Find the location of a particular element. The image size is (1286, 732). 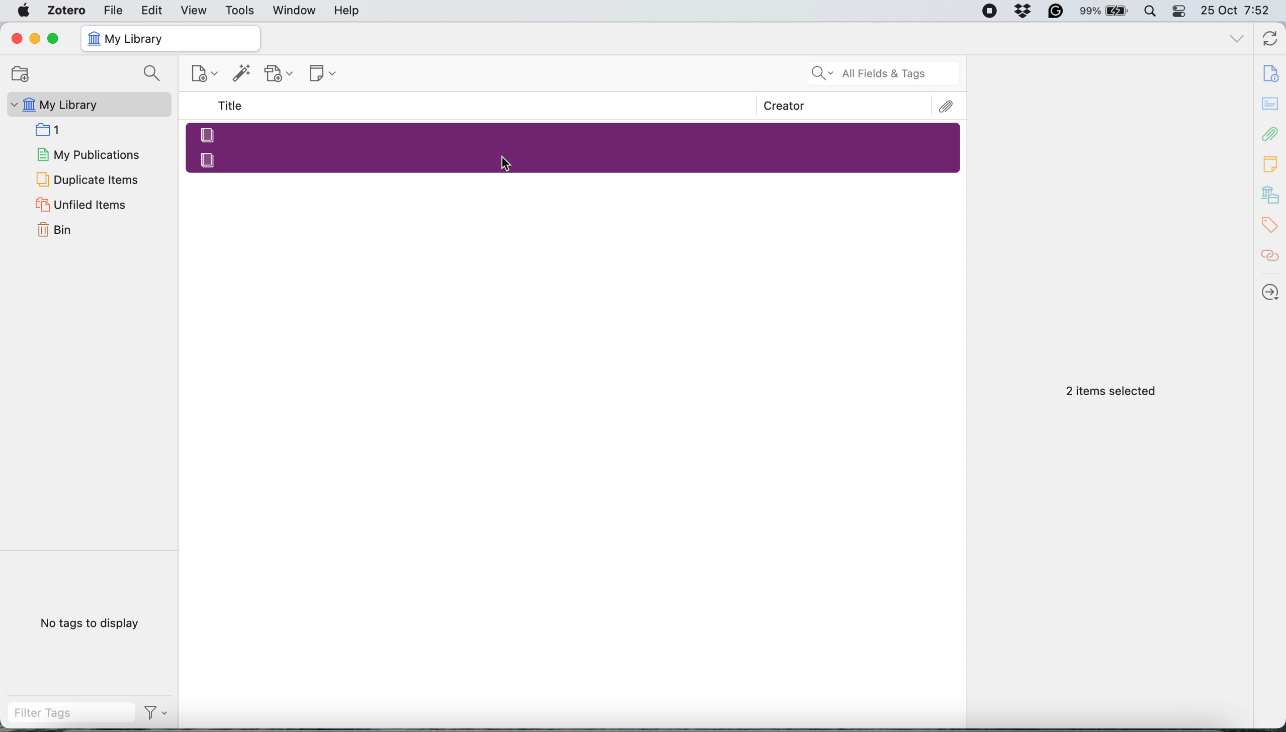

Filter Options is located at coordinates (160, 713).